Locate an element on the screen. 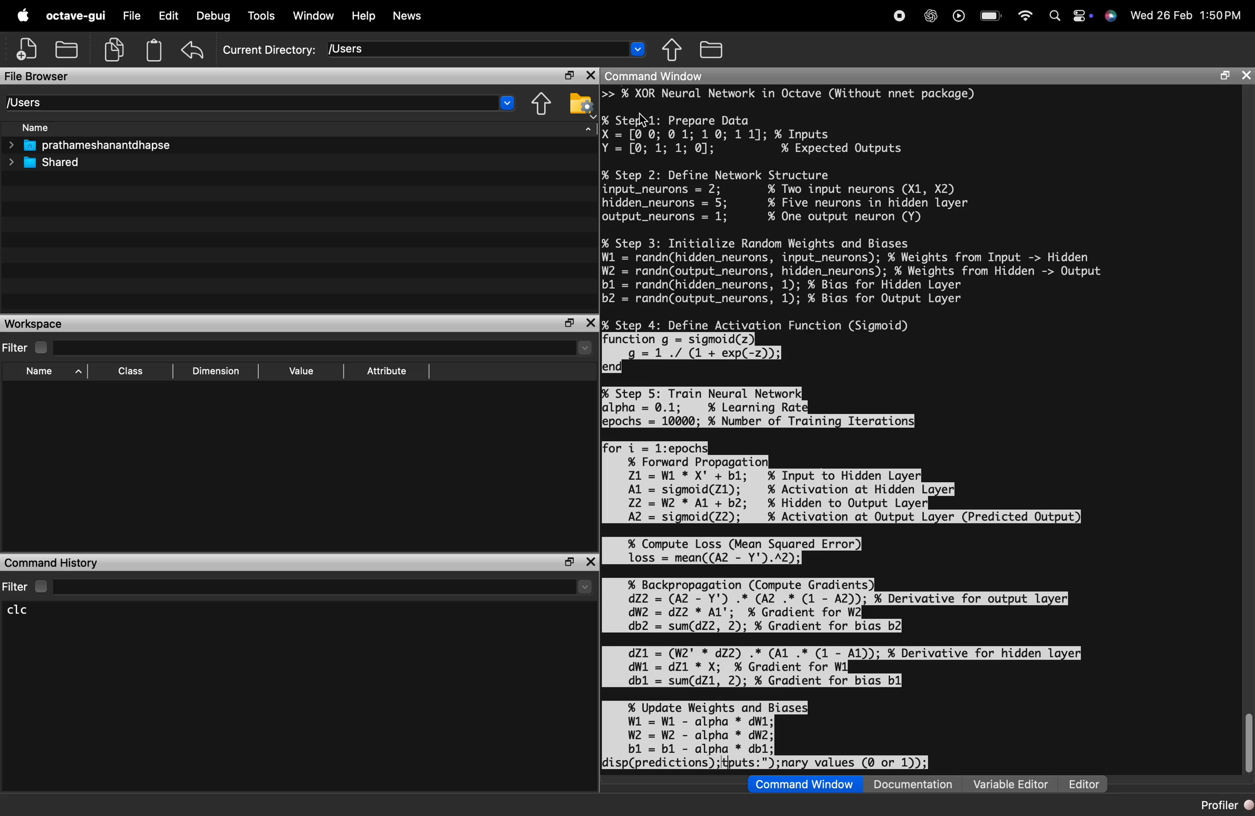 The width and height of the screenshot is (1255, 816). copy is located at coordinates (117, 50).